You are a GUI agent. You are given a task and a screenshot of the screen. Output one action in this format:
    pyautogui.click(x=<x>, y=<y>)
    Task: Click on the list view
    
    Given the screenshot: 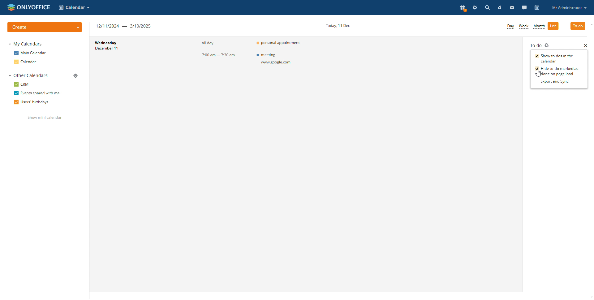 What is the action you would take?
    pyautogui.click(x=553, y=26)
    